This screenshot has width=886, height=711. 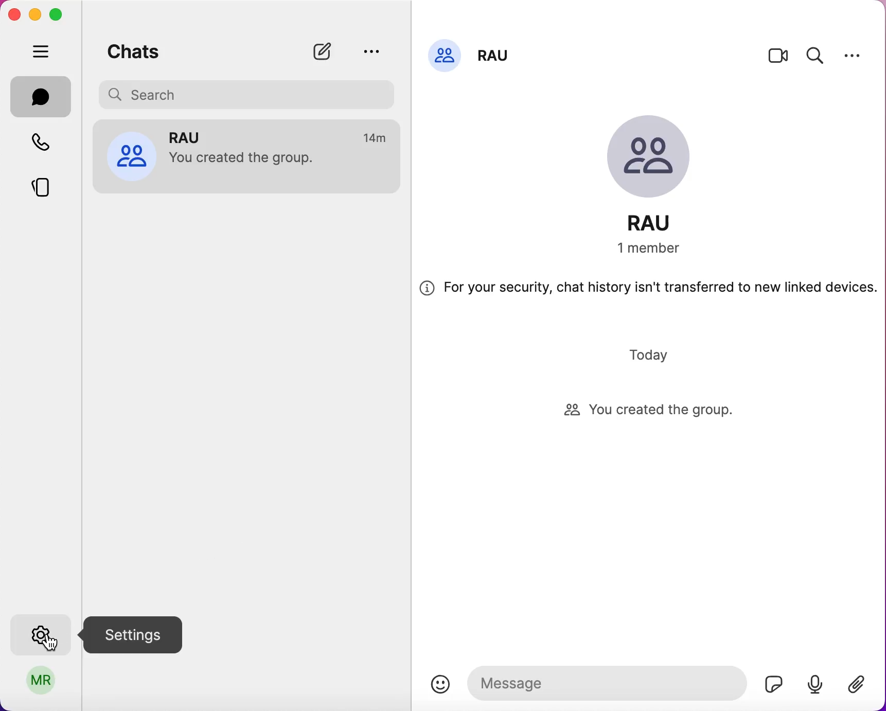 What do you see at coordinates (38, 190) in the screenshot?
I see `stories` at bounding box center [38, 190].